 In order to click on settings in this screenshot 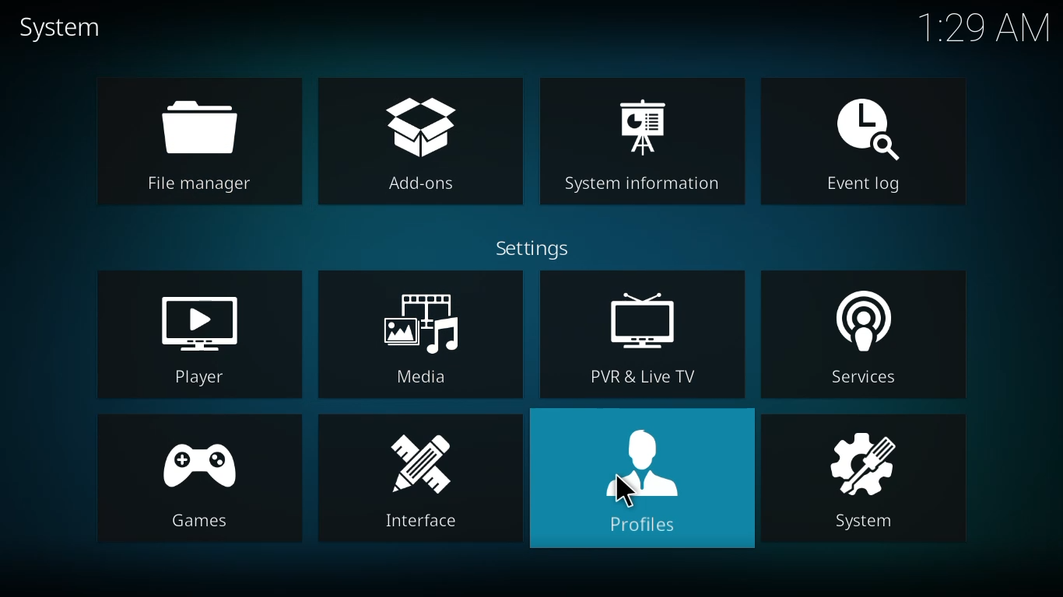, I will do `click(528, 248)`.